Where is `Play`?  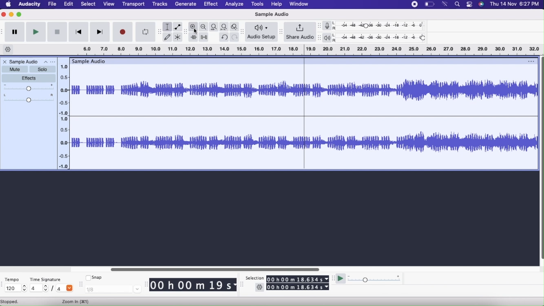
Play is located at coordinates (36, 32).